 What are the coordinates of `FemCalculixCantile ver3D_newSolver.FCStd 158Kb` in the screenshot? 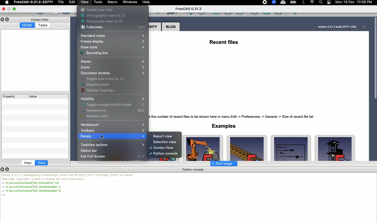 It's located at (247, 148).